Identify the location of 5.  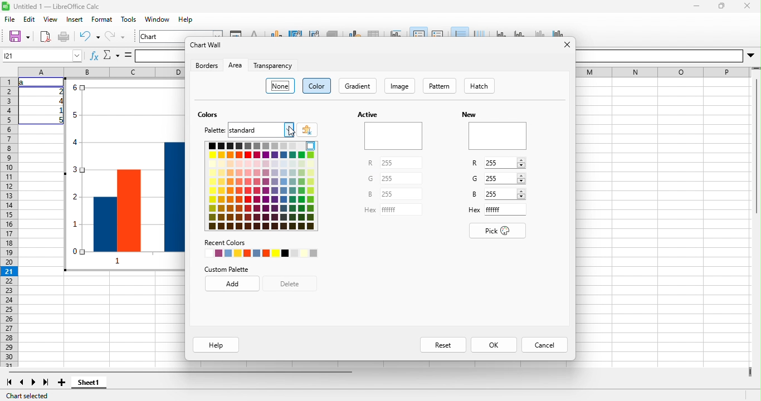
(59, 120).